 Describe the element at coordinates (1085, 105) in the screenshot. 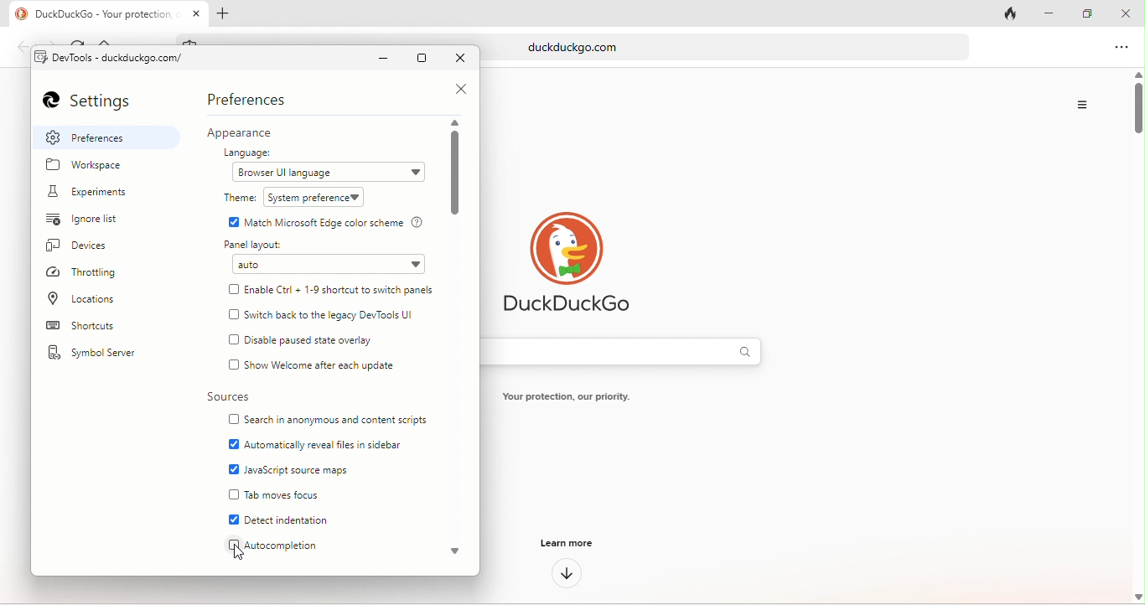

I see `option` at that location.